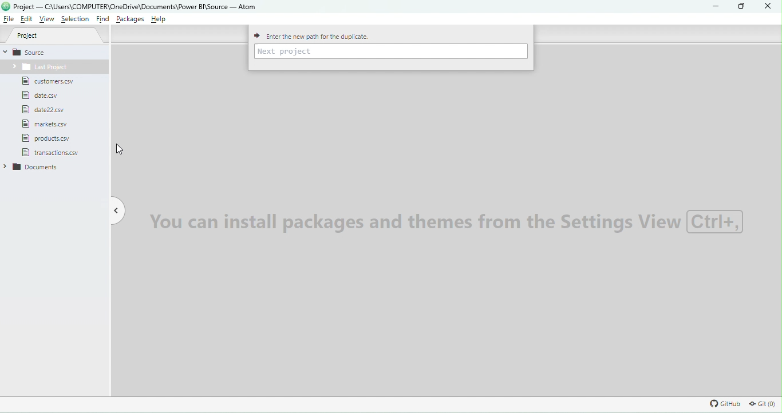 This screenshot has width=782, height=413. Describe the element at coordinates (121, 148) in the screenshot. I see `cursor` at that location.